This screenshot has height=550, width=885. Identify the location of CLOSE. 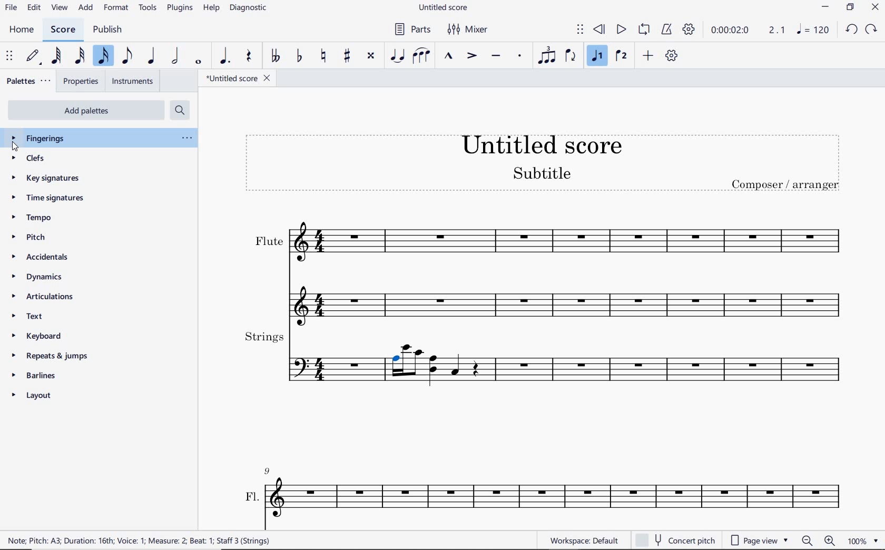
(874, 8).